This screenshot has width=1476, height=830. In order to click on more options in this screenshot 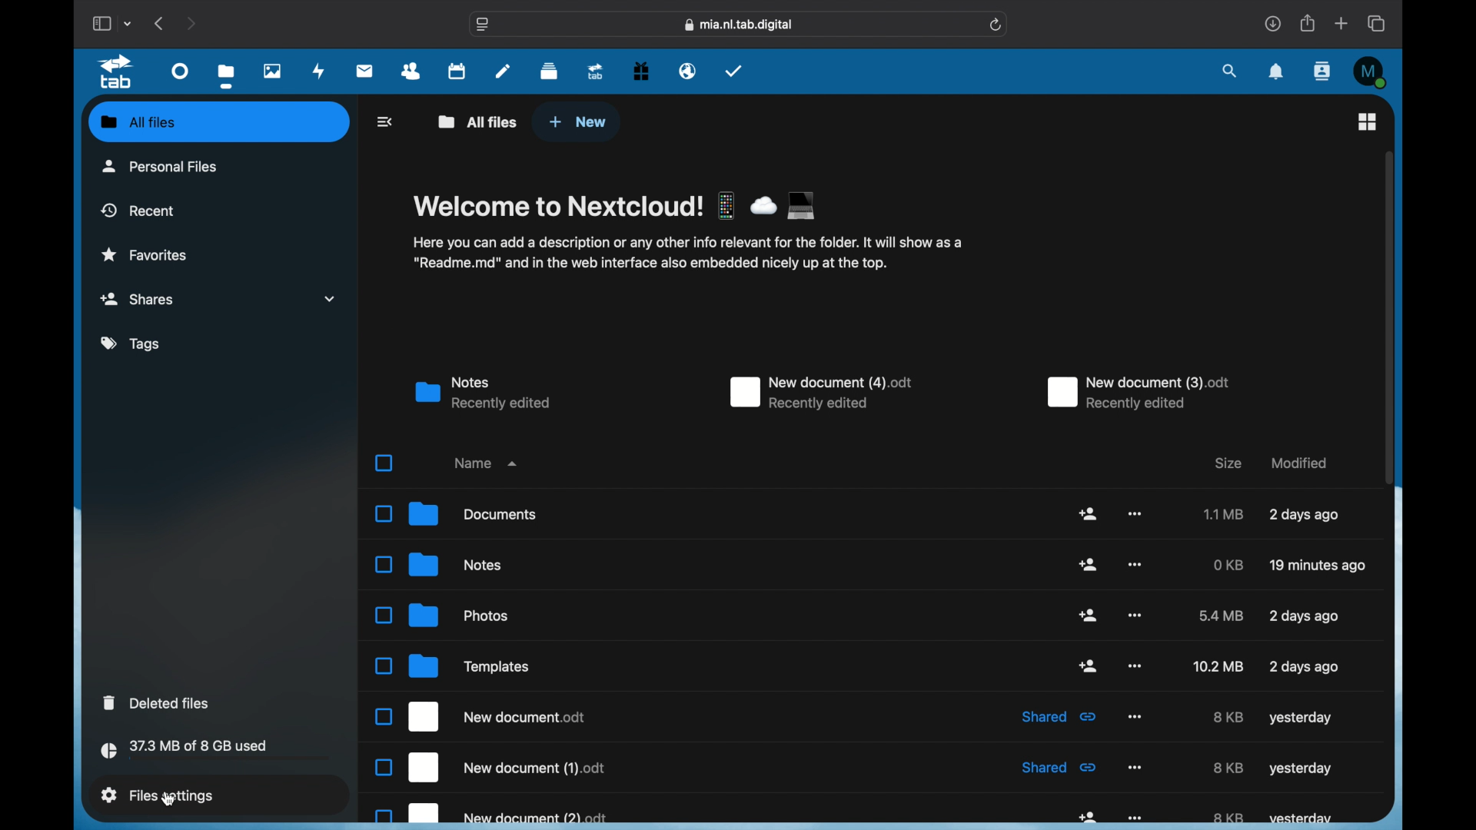, I will do `click(1134, 616)`.